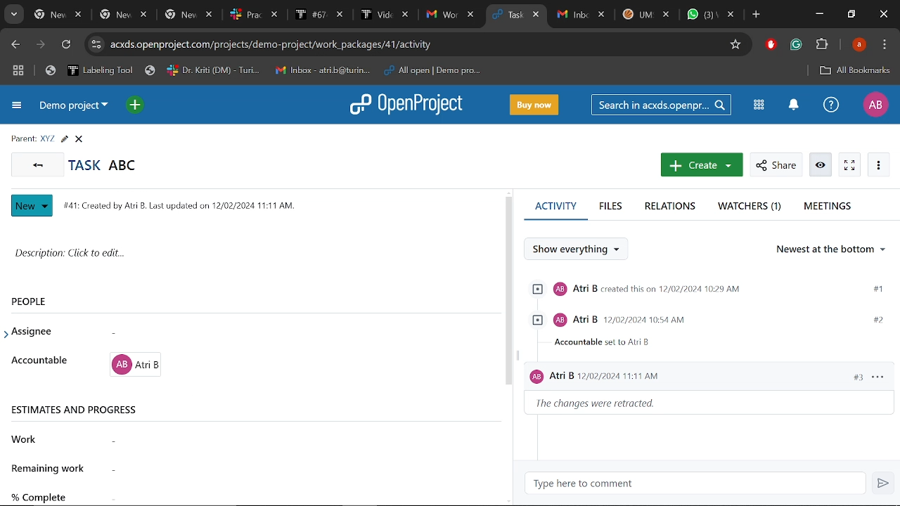 The height and width of the screenshot is (506, 900). I want to click on Task name, so click(103, 165).